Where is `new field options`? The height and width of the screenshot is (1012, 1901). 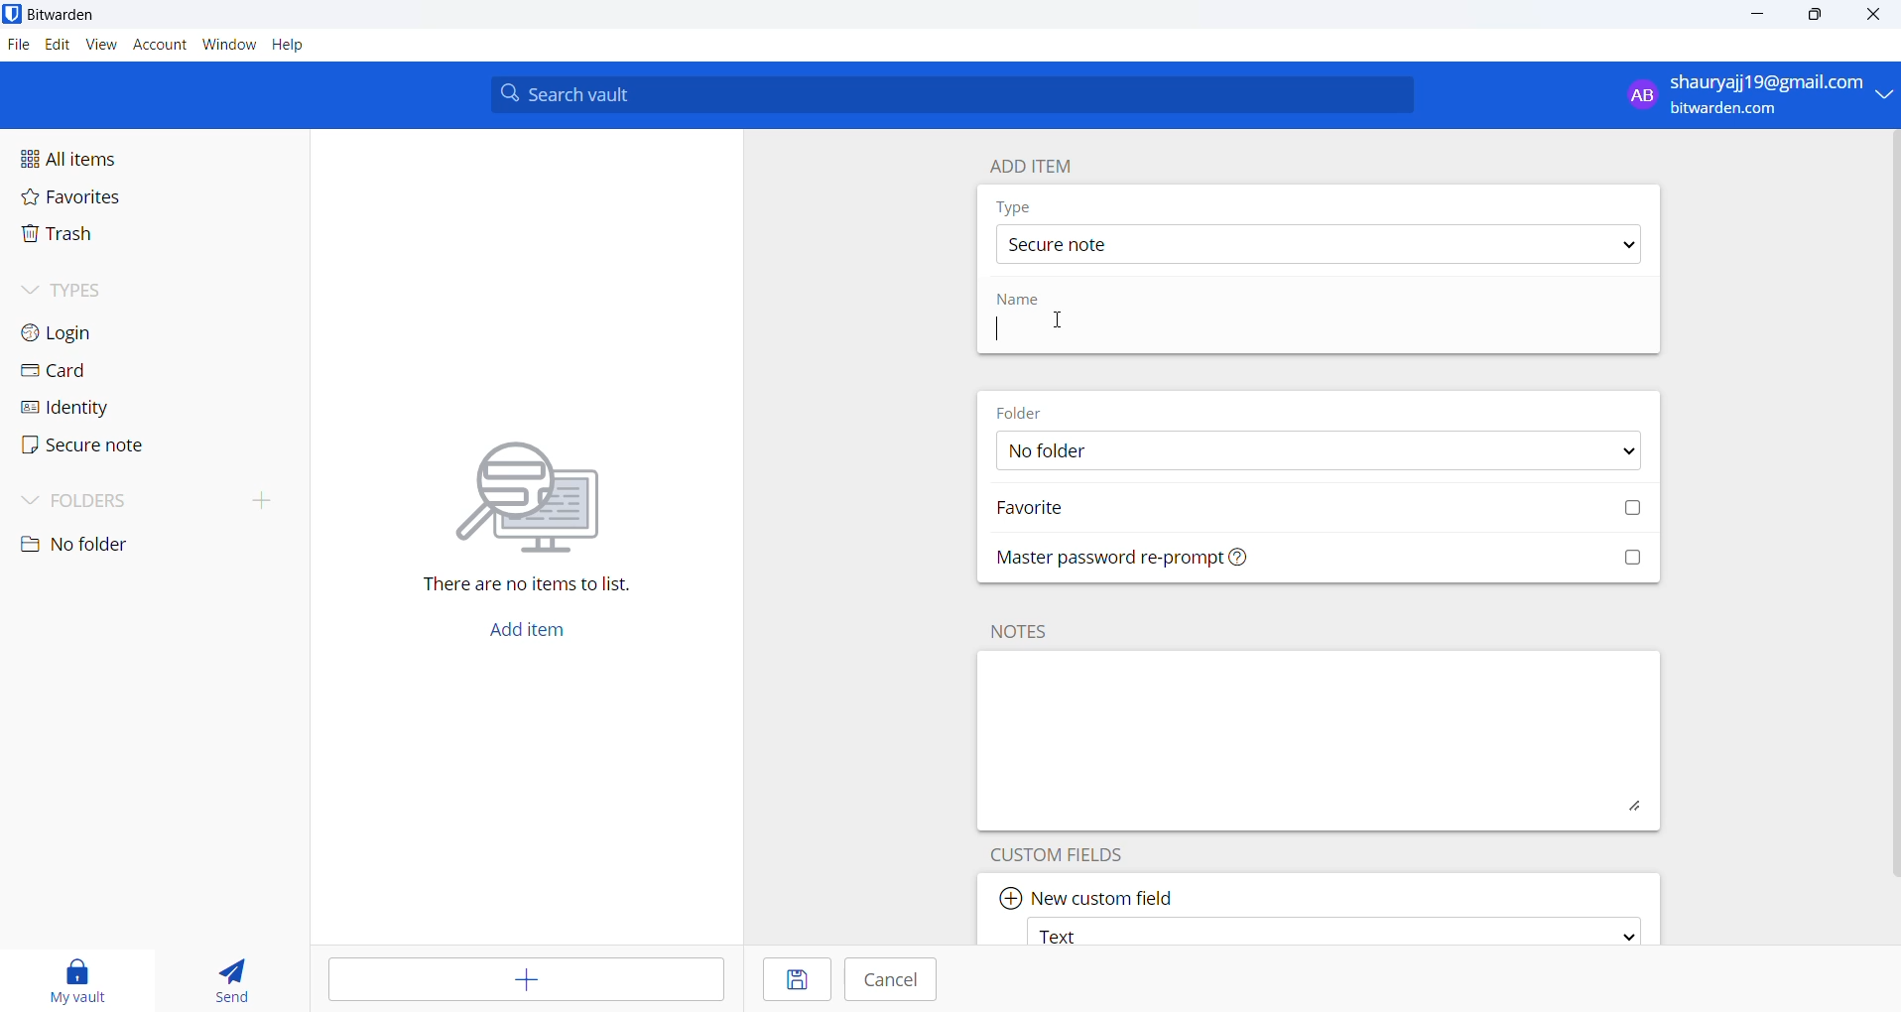
new field options is located at coordinates (1331, 931).